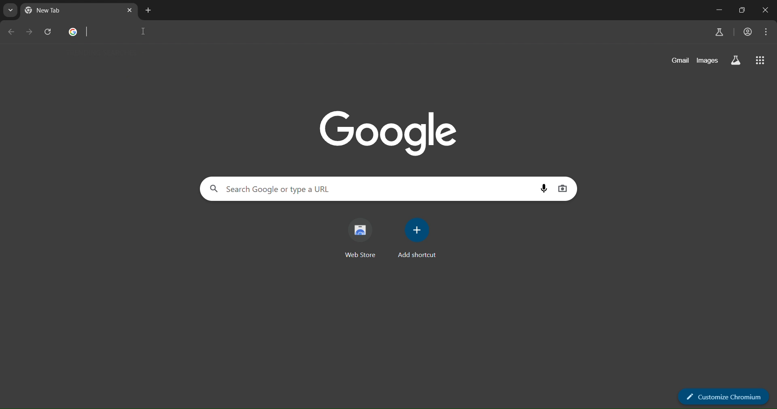 The width and height of the screenshot is (777, 409). I want to click on Google logo, so click(72, 33).